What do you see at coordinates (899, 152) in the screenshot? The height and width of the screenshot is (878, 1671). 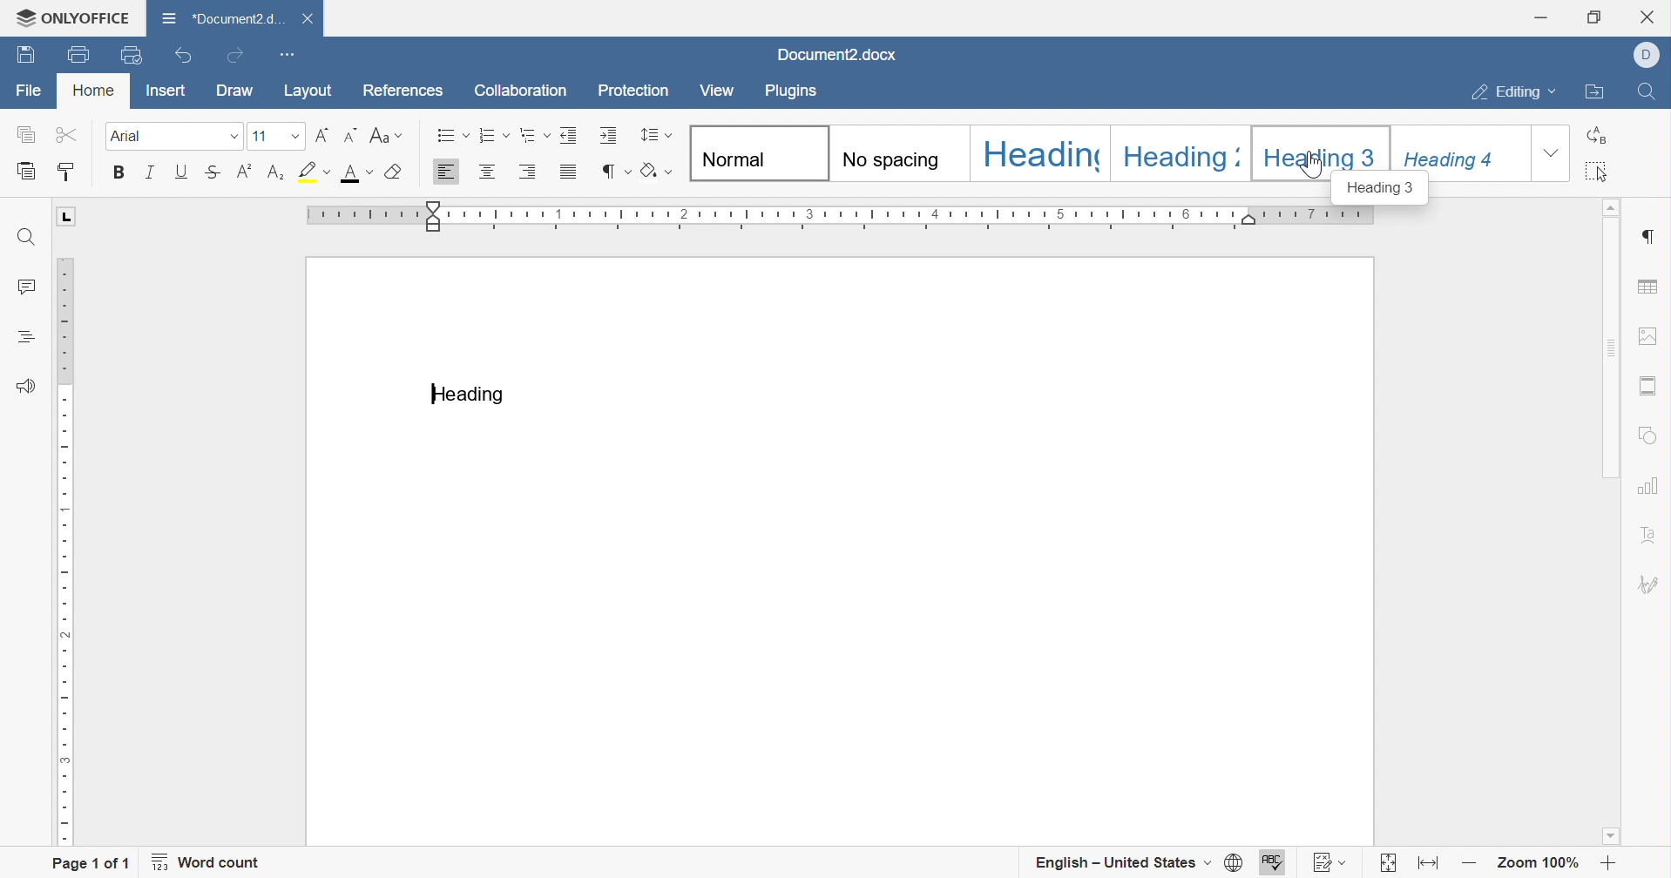 I see `No spacing` at bounding box center [899, 152].